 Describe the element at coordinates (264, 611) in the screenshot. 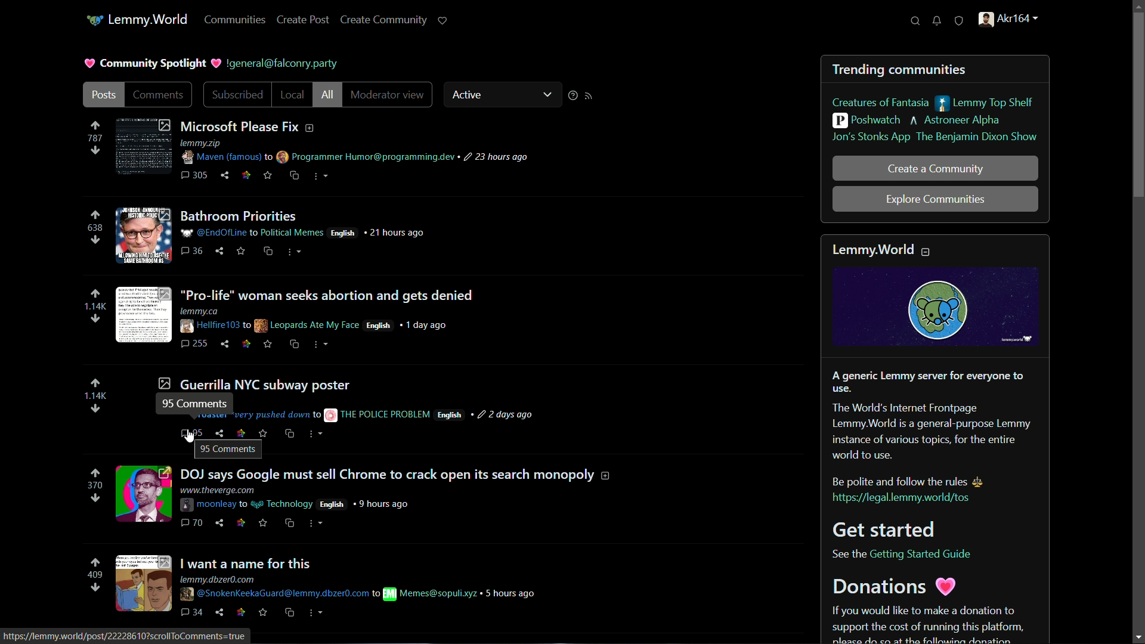

I see `save` at that location.